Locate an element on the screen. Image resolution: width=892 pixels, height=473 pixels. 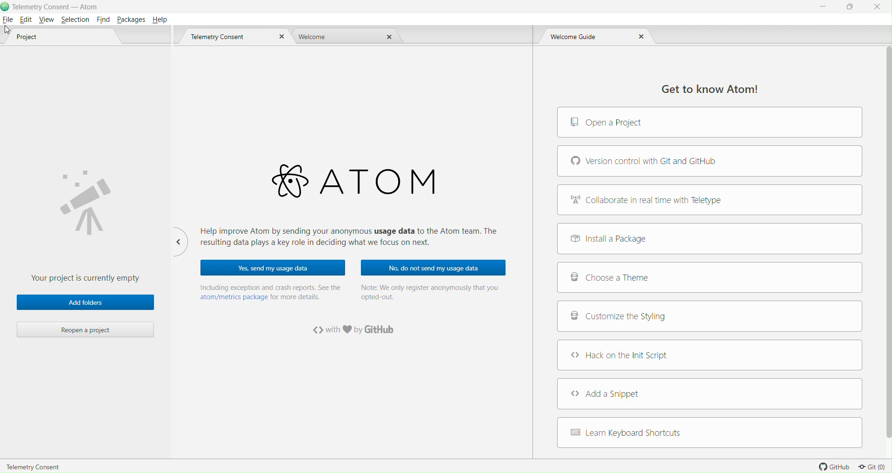
Close is located at coordinates (641, 39).